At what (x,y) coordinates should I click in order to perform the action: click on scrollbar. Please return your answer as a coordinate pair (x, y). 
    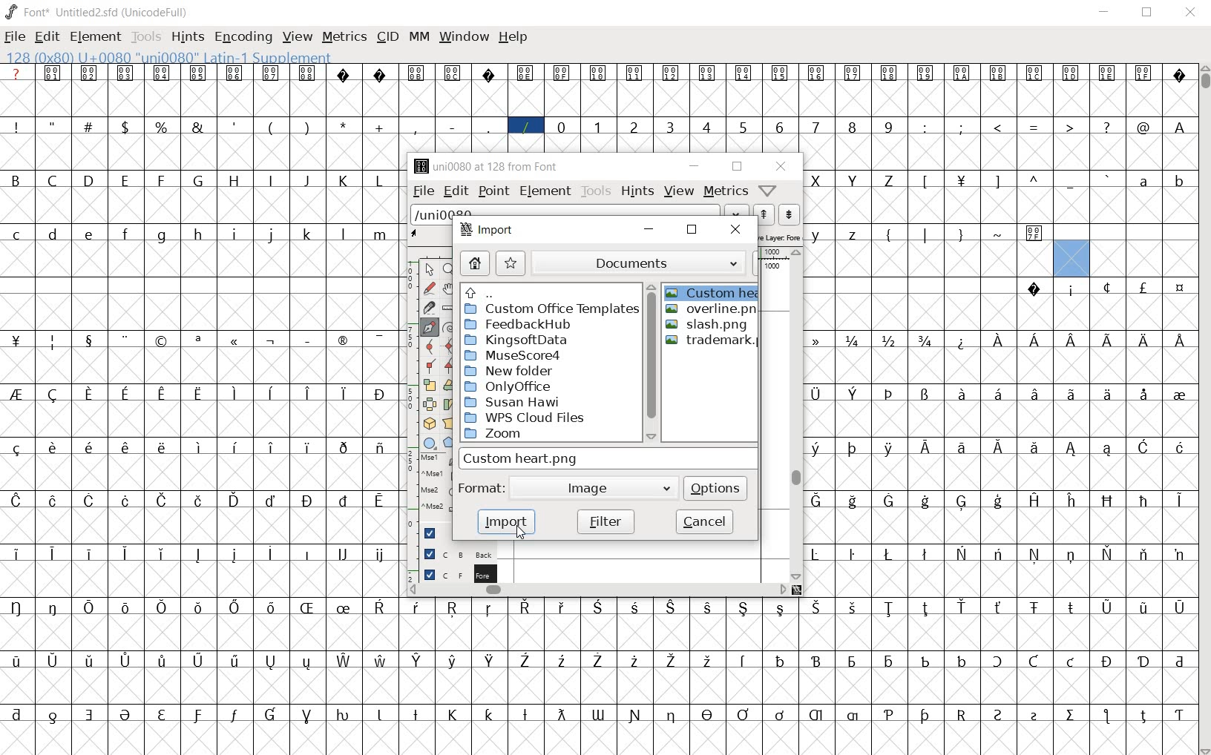
    Looking at the image, I should click on (652, 363).